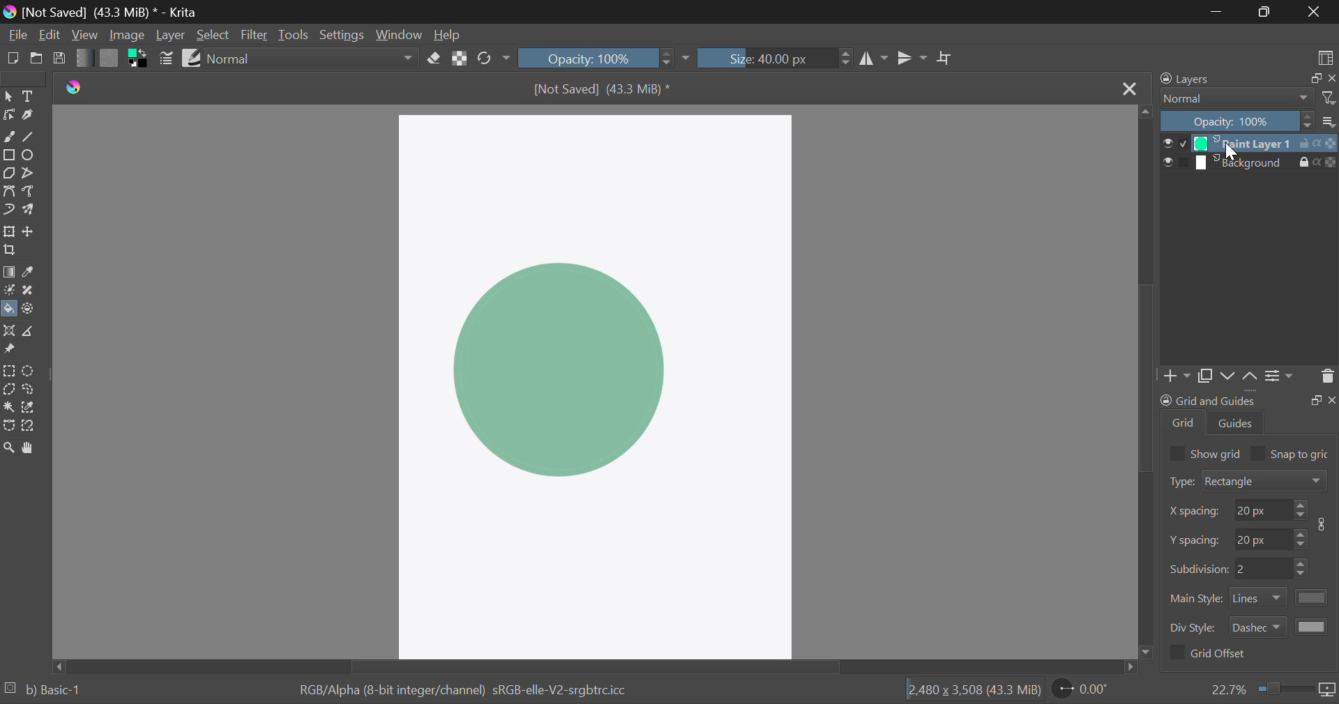  I want to click on Help, so click(449, 36).